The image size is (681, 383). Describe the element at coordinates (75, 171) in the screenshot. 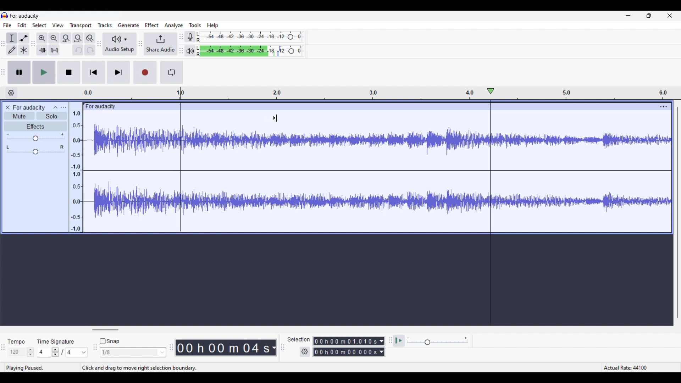

I see `Scale to measure intenssity of sound` at that location.